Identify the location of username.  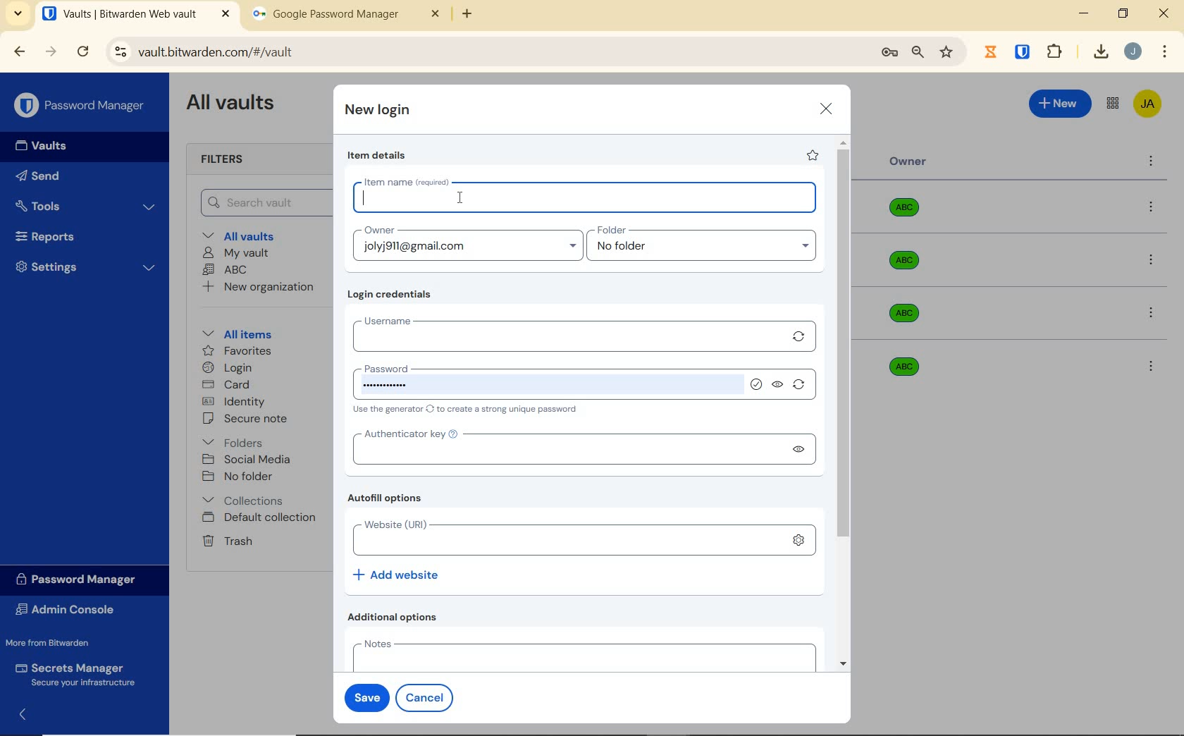
(564, 336).